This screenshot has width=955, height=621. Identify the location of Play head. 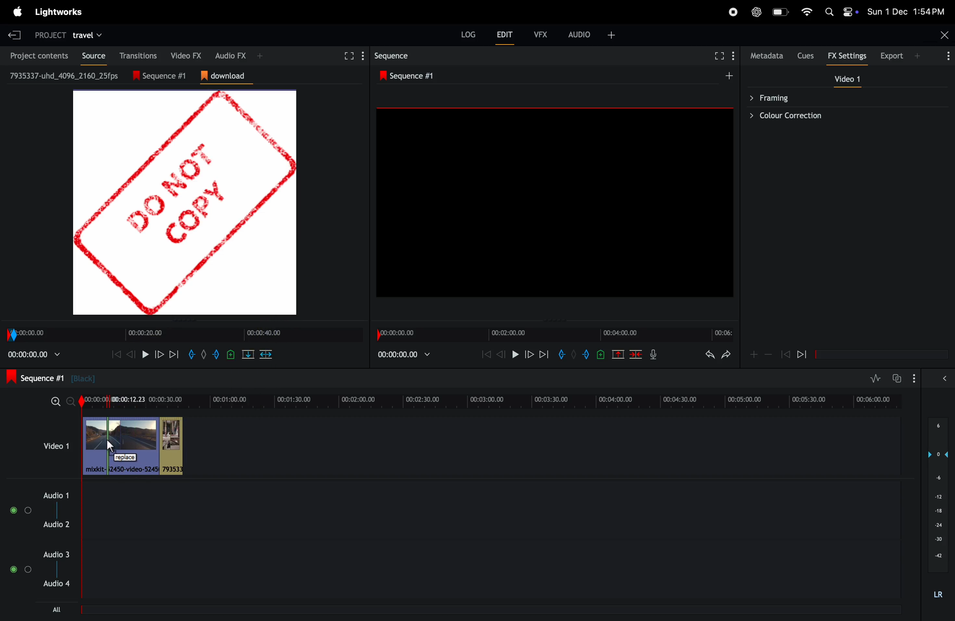
(81, 496).